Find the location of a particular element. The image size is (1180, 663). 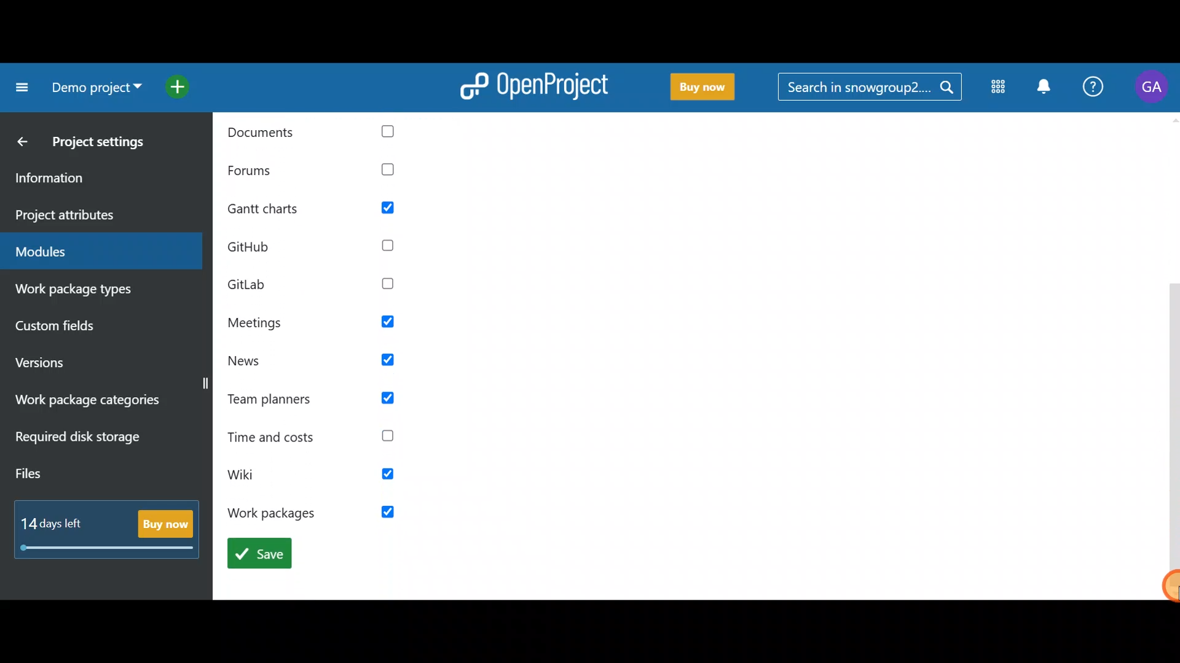

Search bar is located at coordinates (869, 90).